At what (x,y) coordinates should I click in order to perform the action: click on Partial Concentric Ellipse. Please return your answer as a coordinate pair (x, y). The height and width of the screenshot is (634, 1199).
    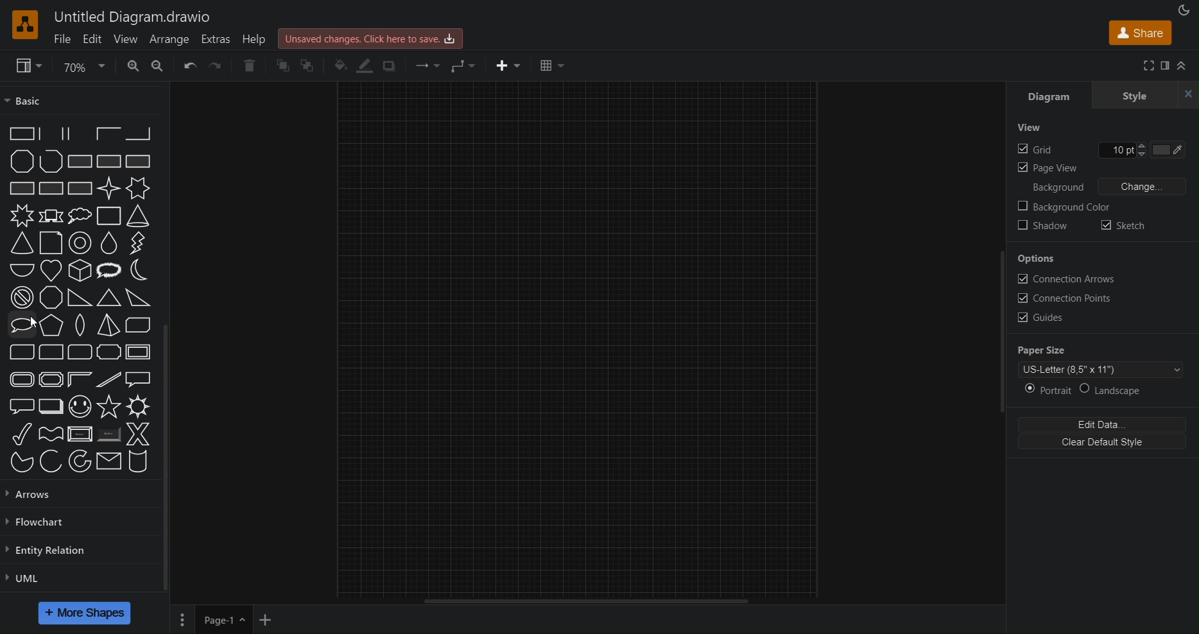
    Looking at the image, I should click on (79, 462).